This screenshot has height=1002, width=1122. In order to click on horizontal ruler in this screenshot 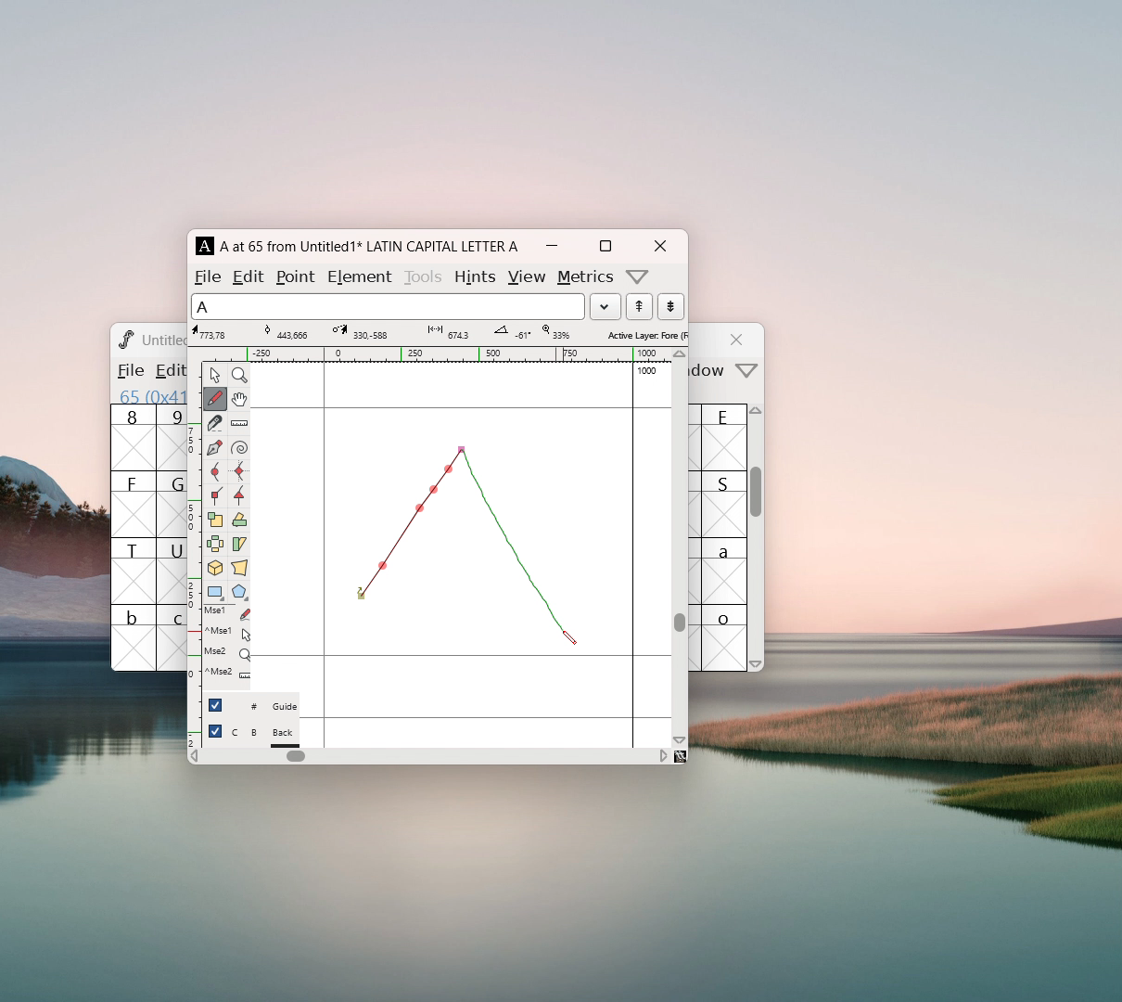, I will do `click(437, 354)`.